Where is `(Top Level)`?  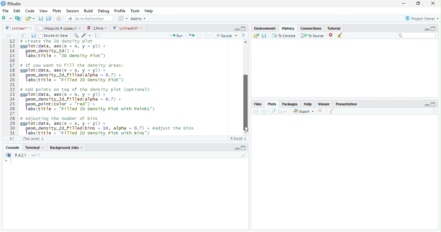
(Top Level) is located at coordinates (33, 139).